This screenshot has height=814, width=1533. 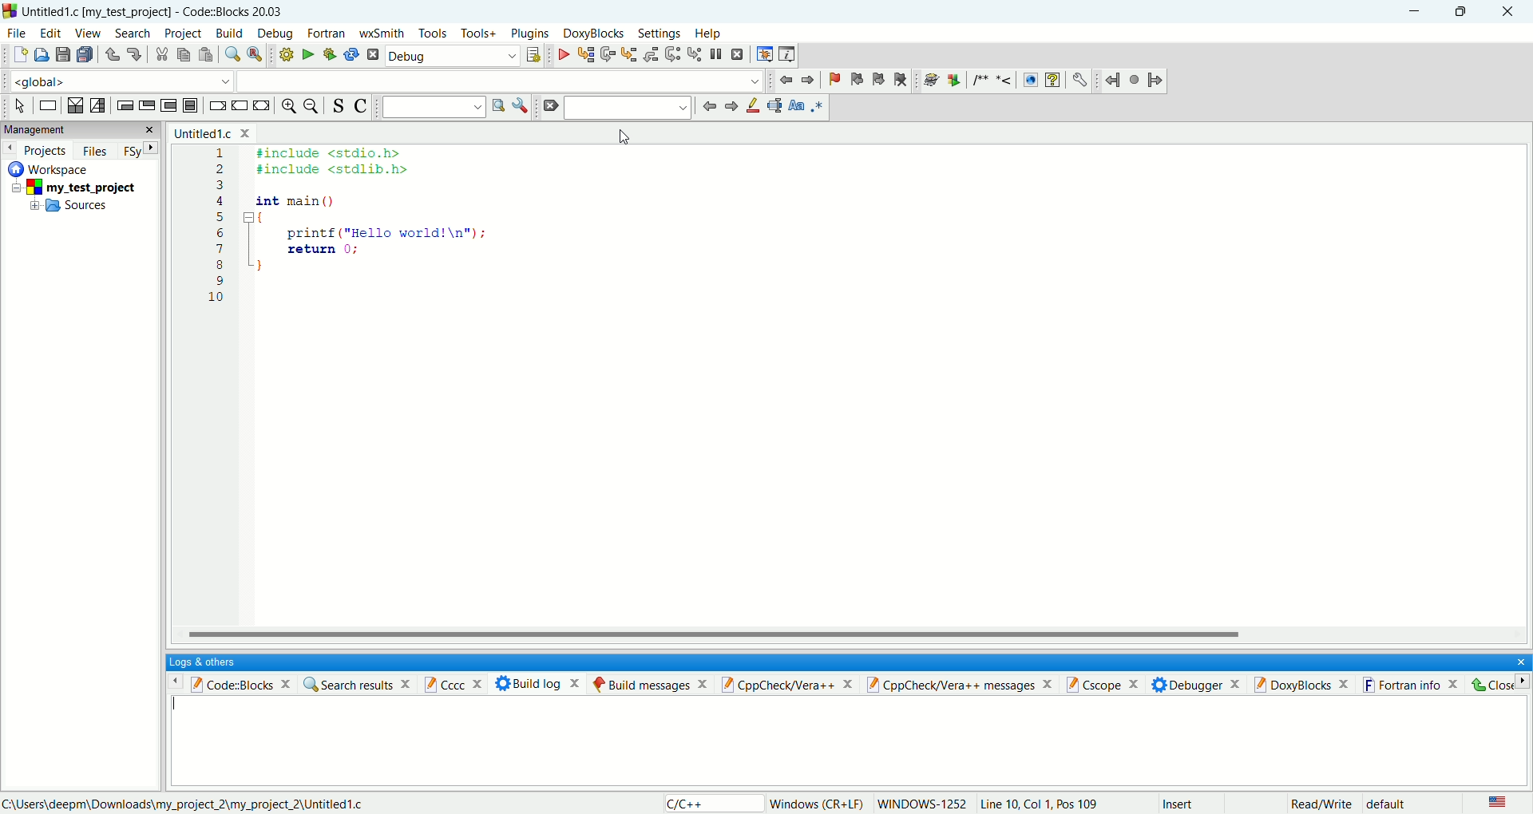 I want to click on select, so click(x=20, y=106).